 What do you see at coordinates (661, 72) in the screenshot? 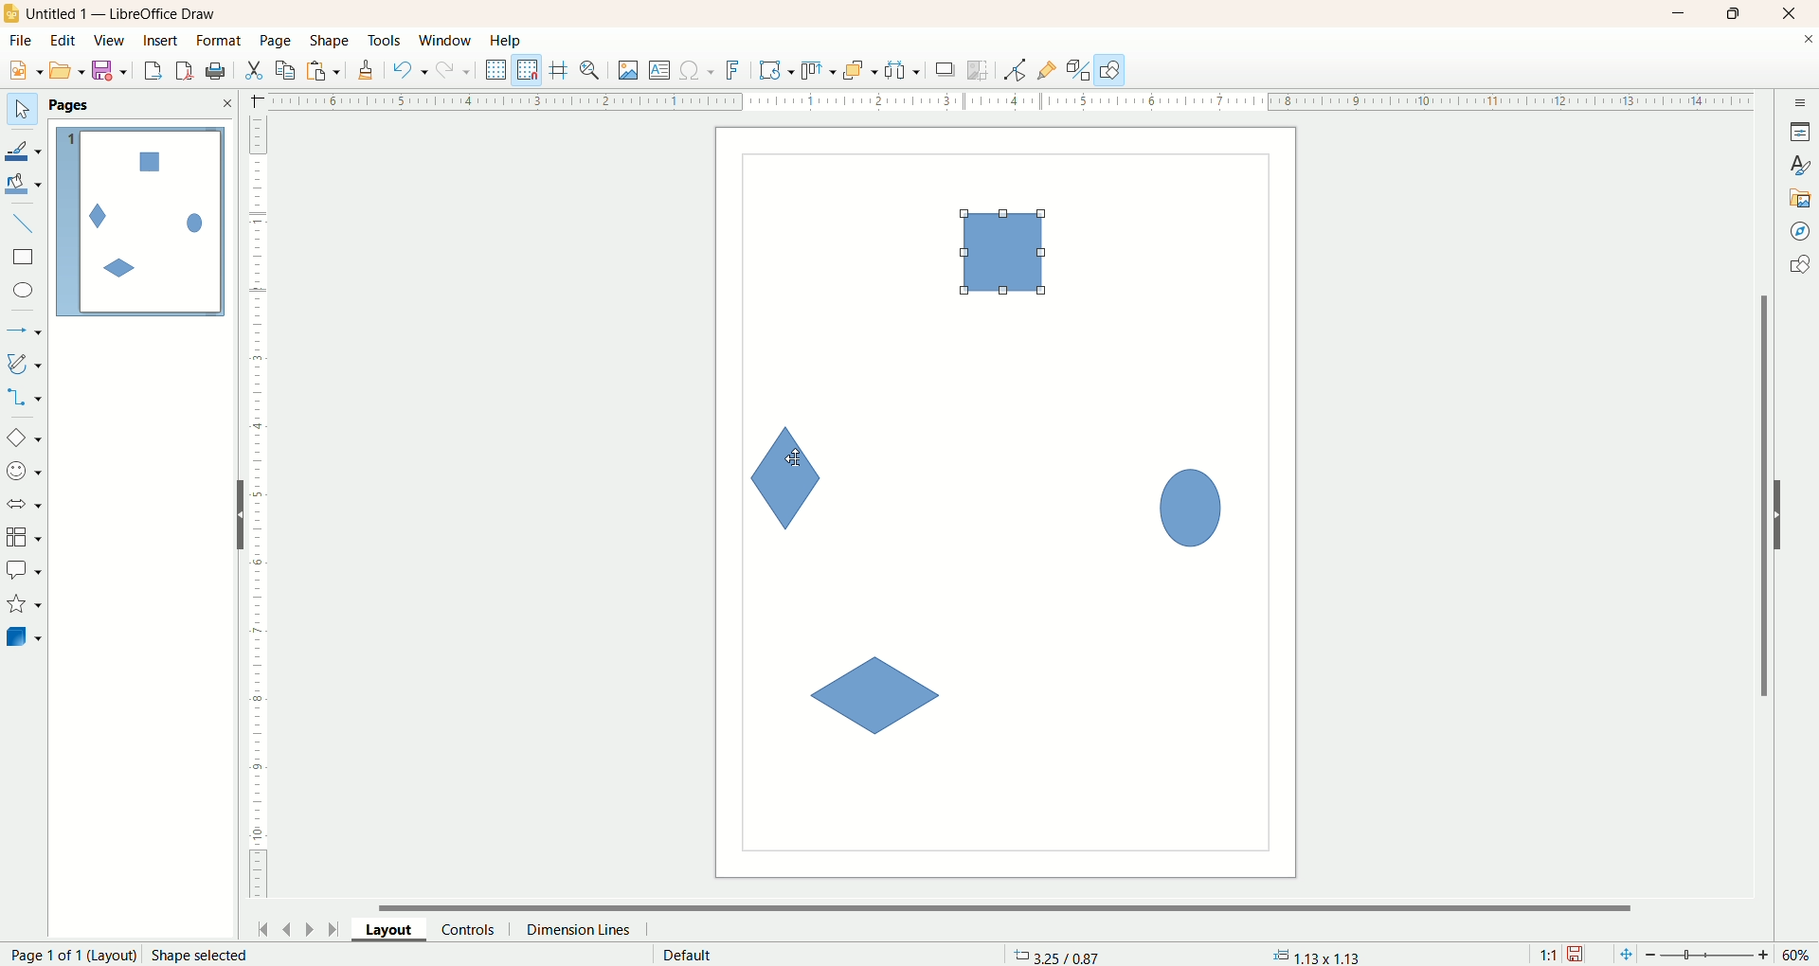
I see `text box` at bounding box center [661, 72].